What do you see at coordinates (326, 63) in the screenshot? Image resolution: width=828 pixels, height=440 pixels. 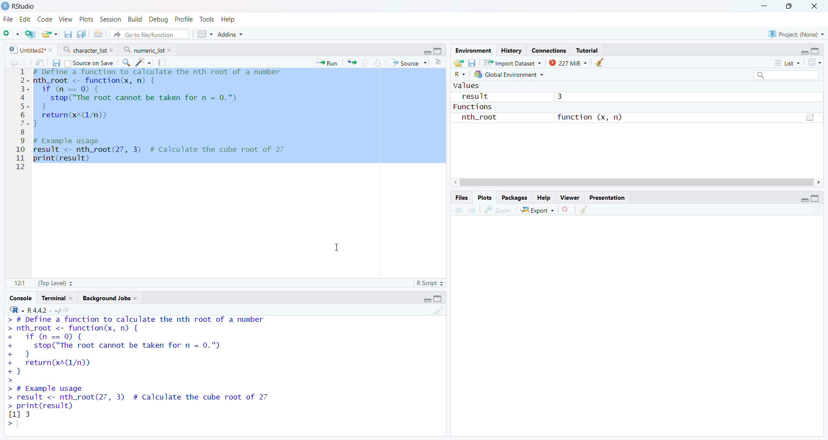 I see `Run the current line or selection` at bounding box center [326, 63].